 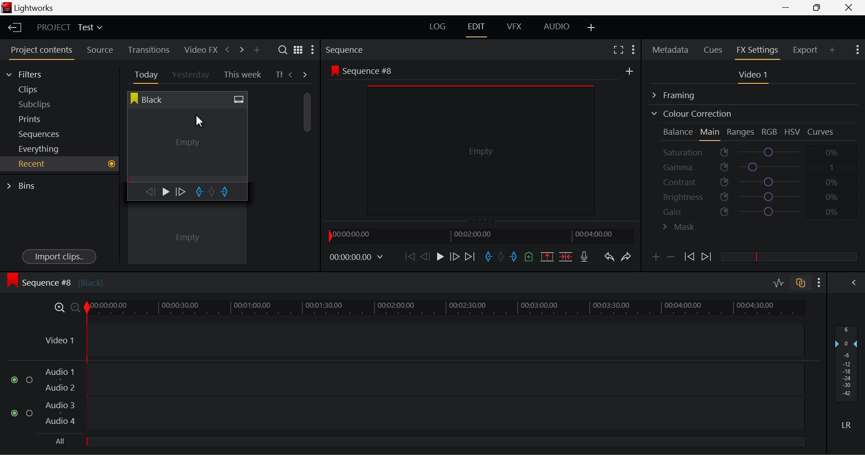 I want to click on Remove marked section, so click(x=546, y=256).